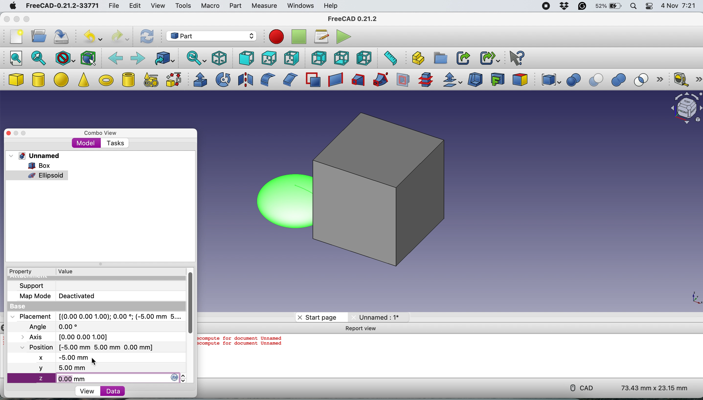 The width and height of the screenshot is (703, 400). What do you see at coordinates (607, 7) in the screenshot?
I see `battery` at bounding box center [607, 7].